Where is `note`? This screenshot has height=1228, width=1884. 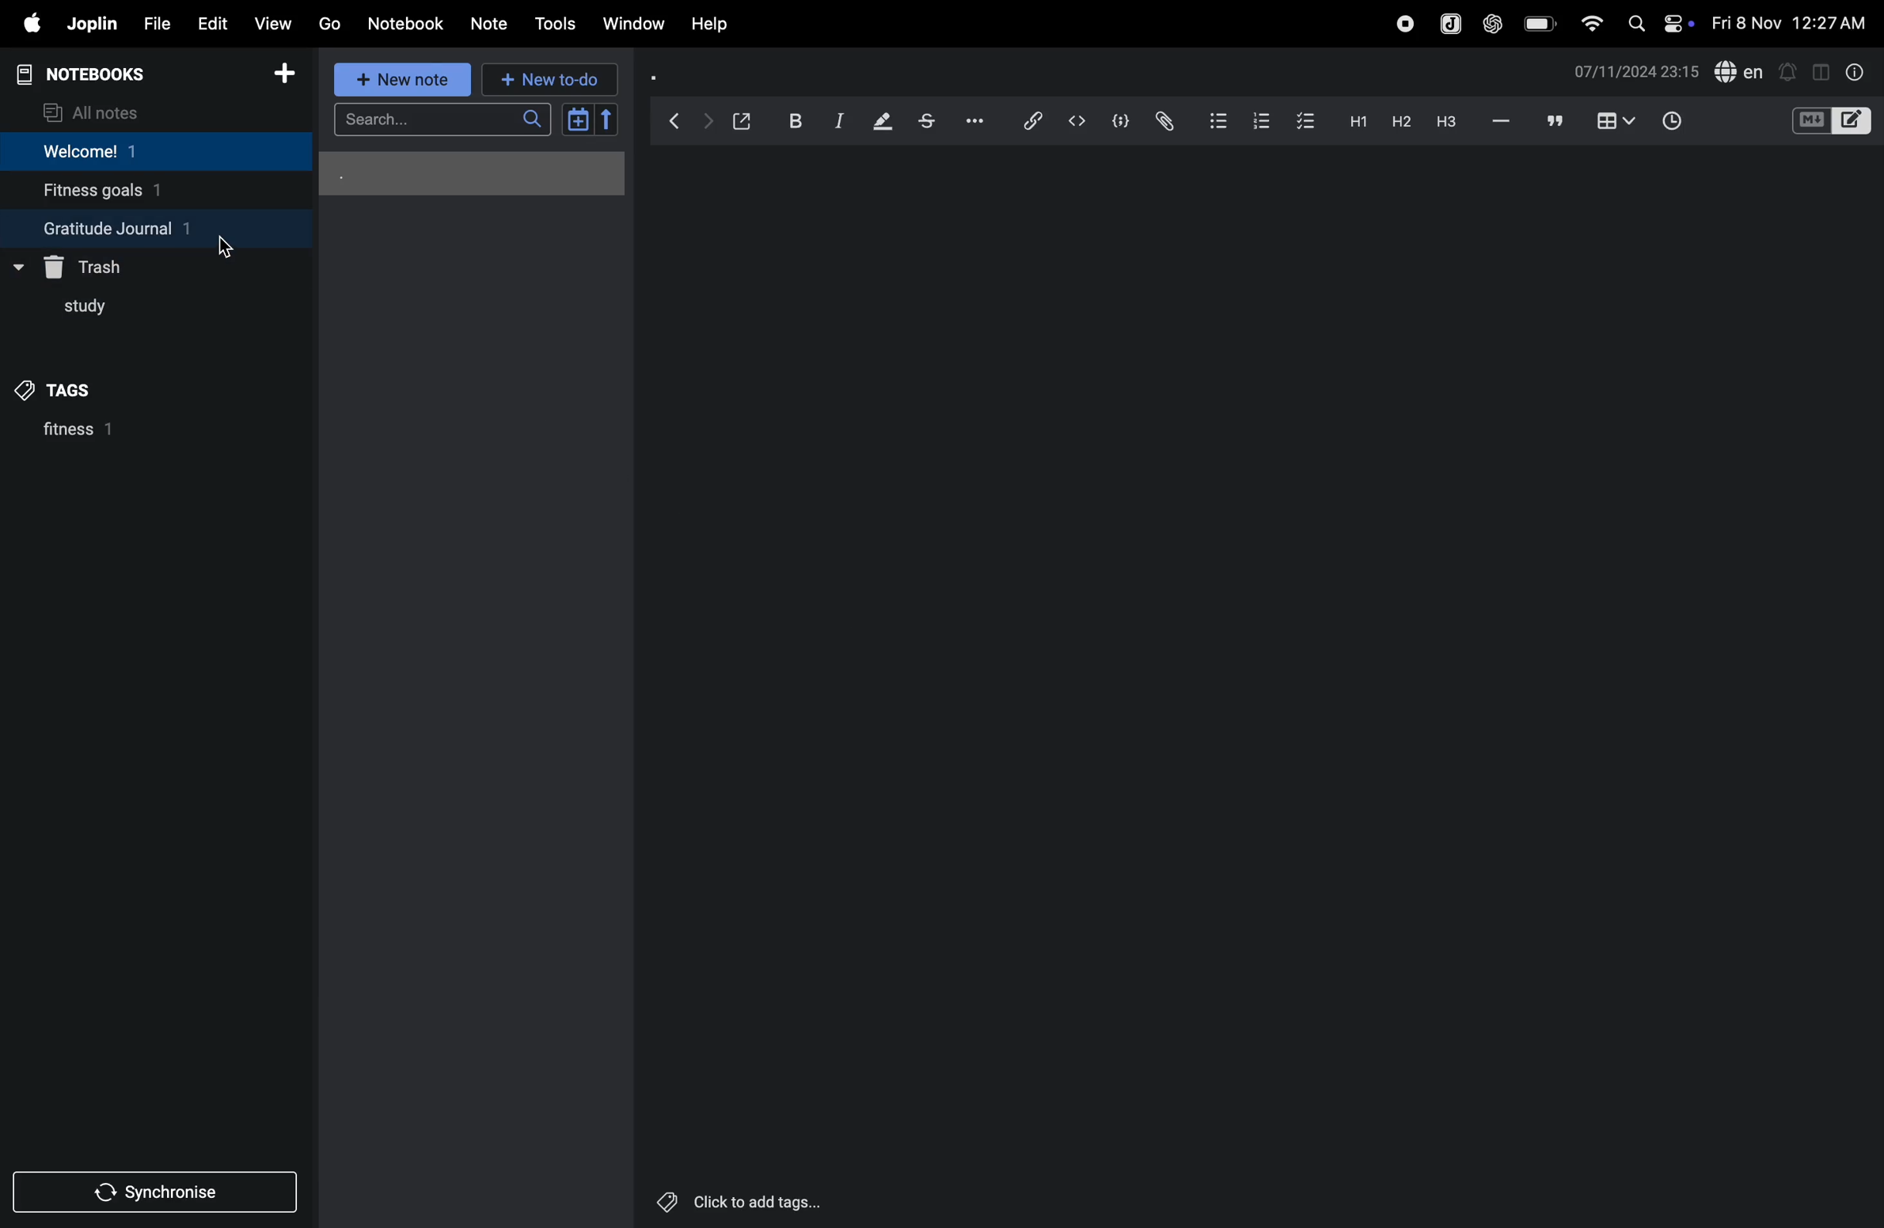
note is located at coordinates (485, 24).